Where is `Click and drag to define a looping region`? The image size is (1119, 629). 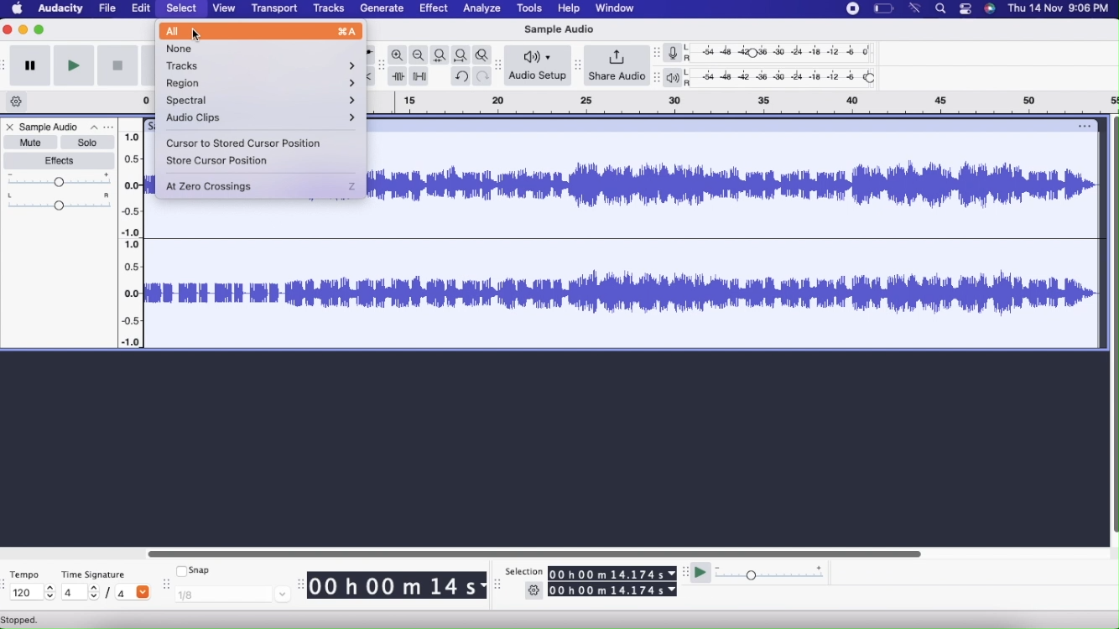 Click and drag to define a looping region is located at coordinates (740, 103).